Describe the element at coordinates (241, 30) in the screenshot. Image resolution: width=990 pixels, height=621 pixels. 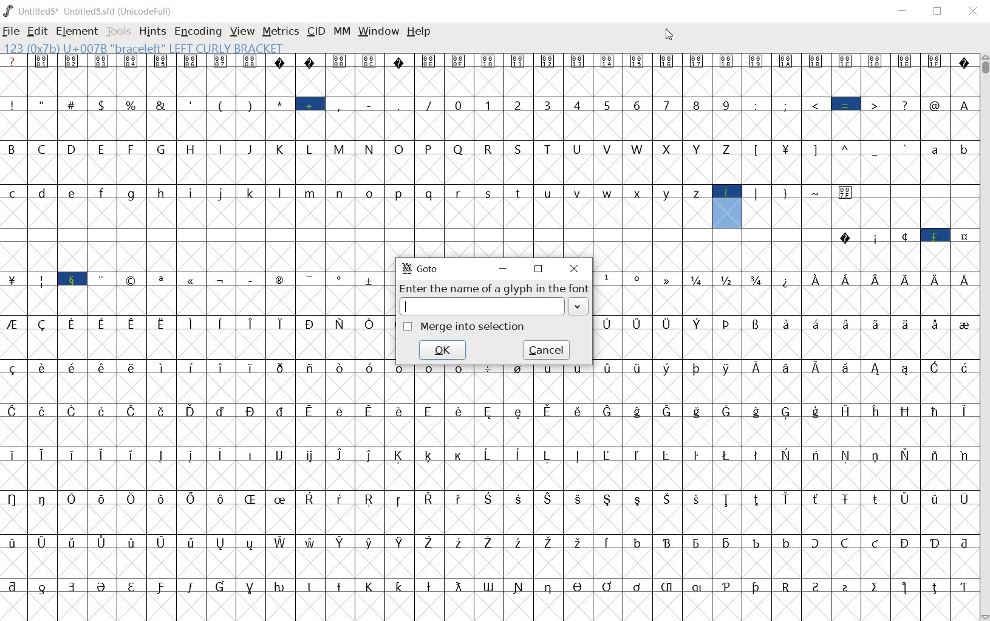
I see `VIEW` at that location.